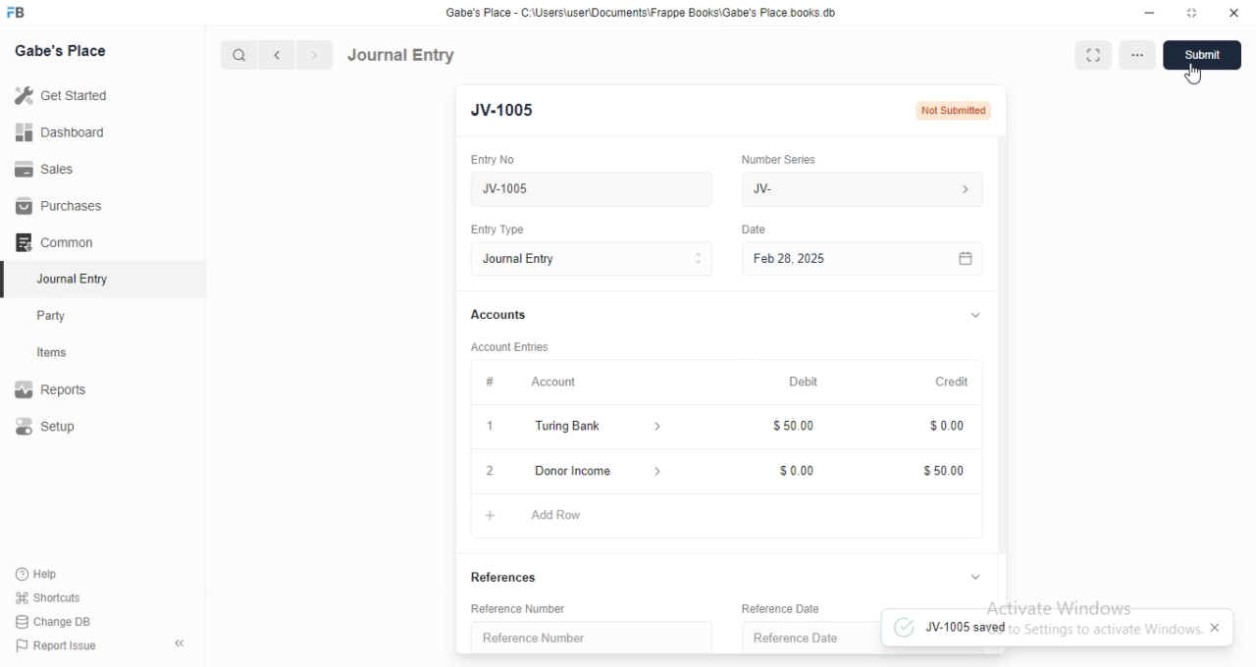 The height and width of the screenshot is (667, 1256). What do you see at coordinates (589, 636) in the screenshot?
I see `Reference Number` at bounding box center [589, 636].